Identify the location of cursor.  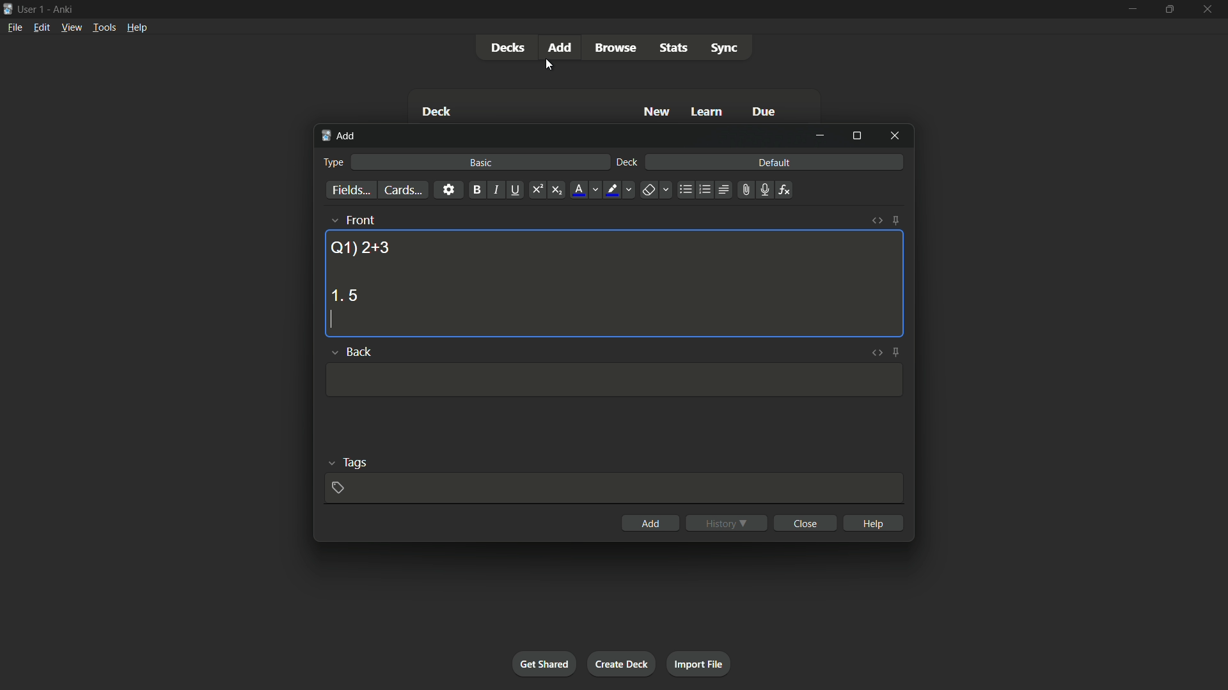
(549, 66).